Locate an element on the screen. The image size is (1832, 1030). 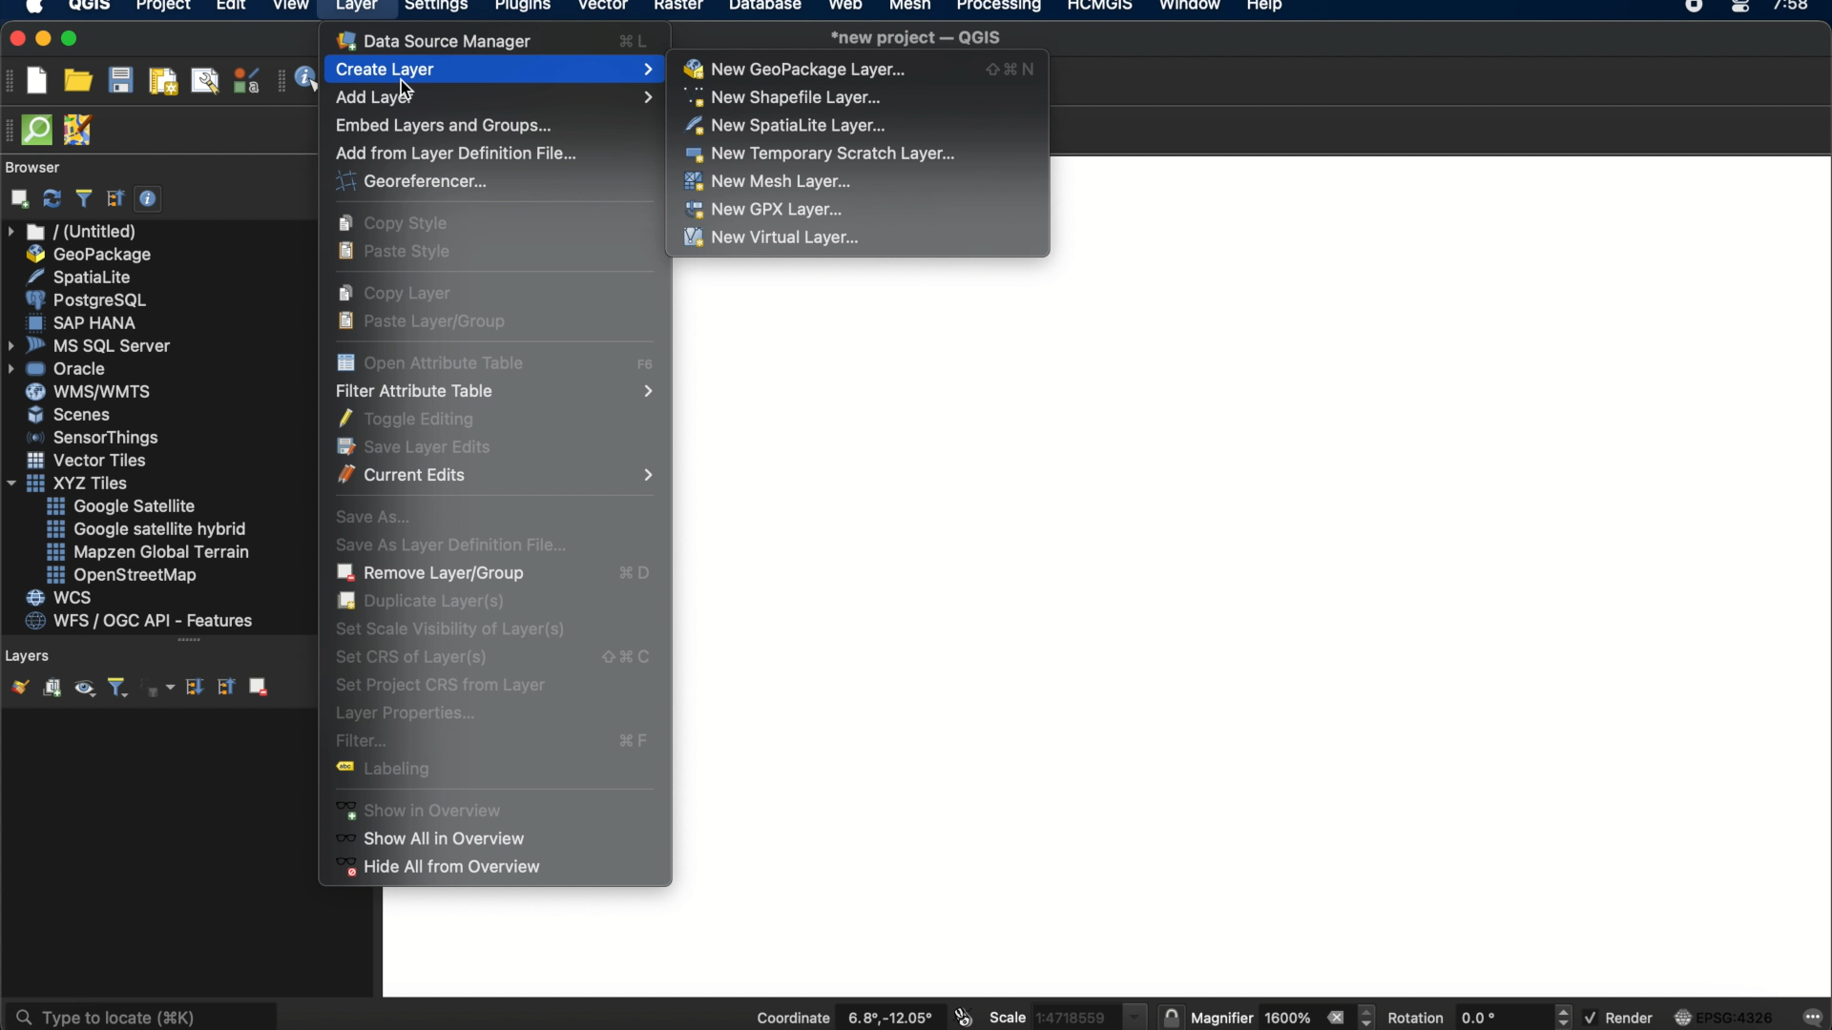
sap hana is located at coordinates (85, 322).